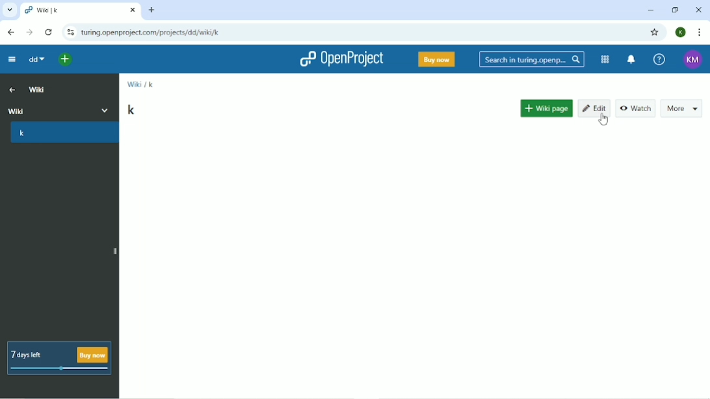 The height and width of the screenshot is (399, 710). Describe the element at coordinates (60, 109) in the screenshot. I see `Wiki` at that location.